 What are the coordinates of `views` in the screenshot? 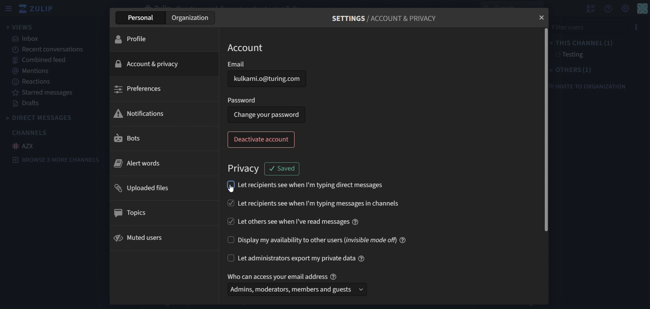 It's located at (23, 27).